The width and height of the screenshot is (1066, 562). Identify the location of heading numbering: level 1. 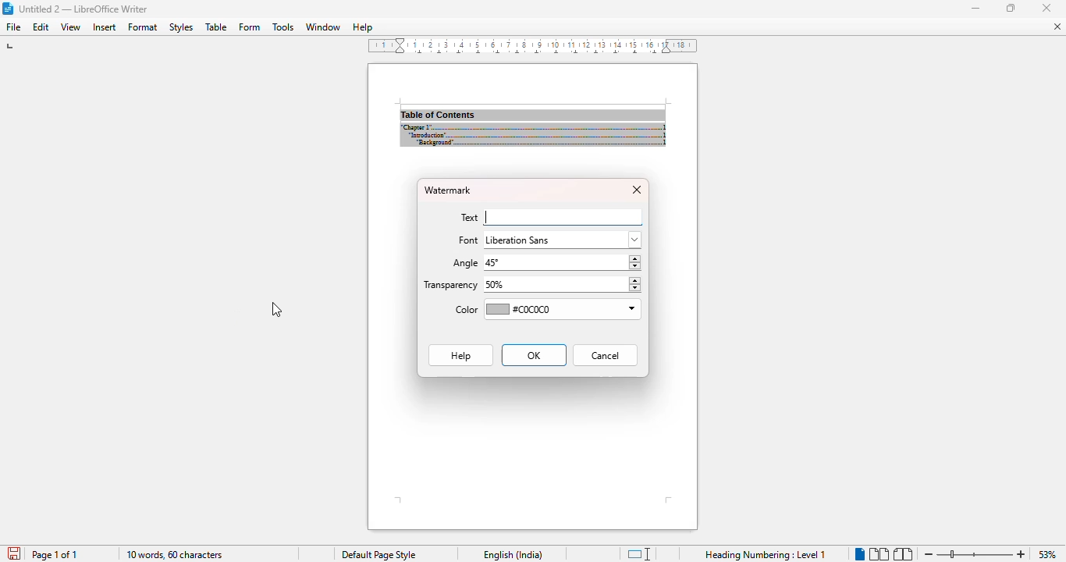
(766, 555).